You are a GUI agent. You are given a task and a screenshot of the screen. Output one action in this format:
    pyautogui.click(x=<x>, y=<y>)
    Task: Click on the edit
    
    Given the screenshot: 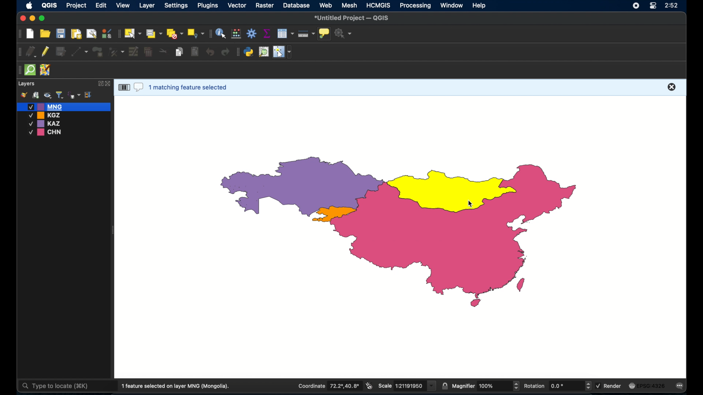 What is the action you would take?
    pyautogui.click(x=101, y=6)
    